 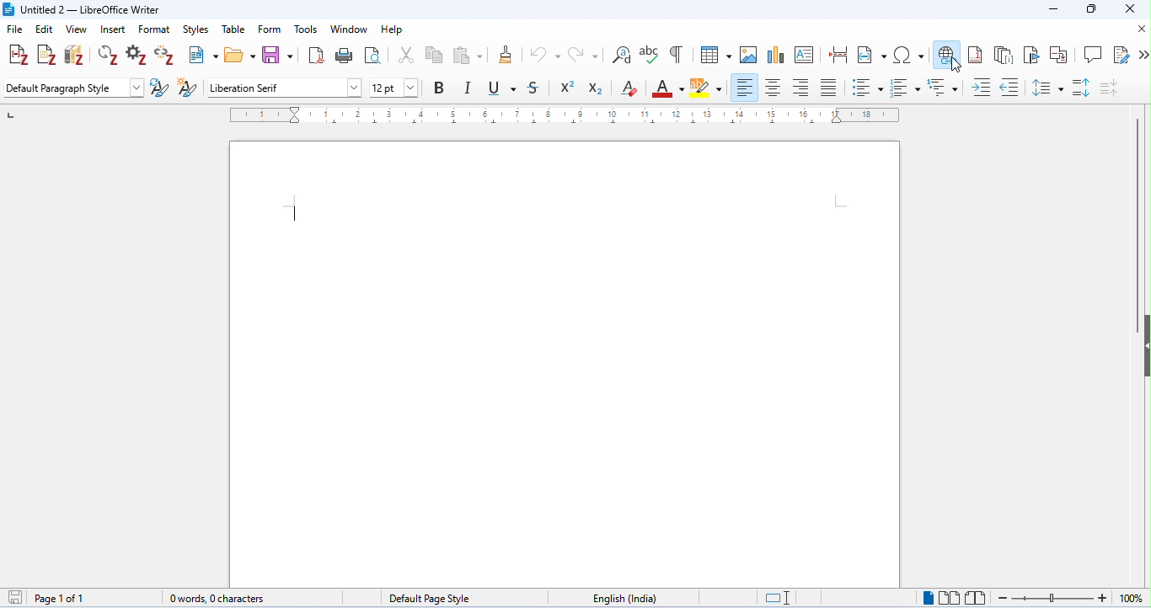 What do you see at coordinates (1052, 10) in the screenshot?
I see `minimize` at bounding box center [1052, 10].